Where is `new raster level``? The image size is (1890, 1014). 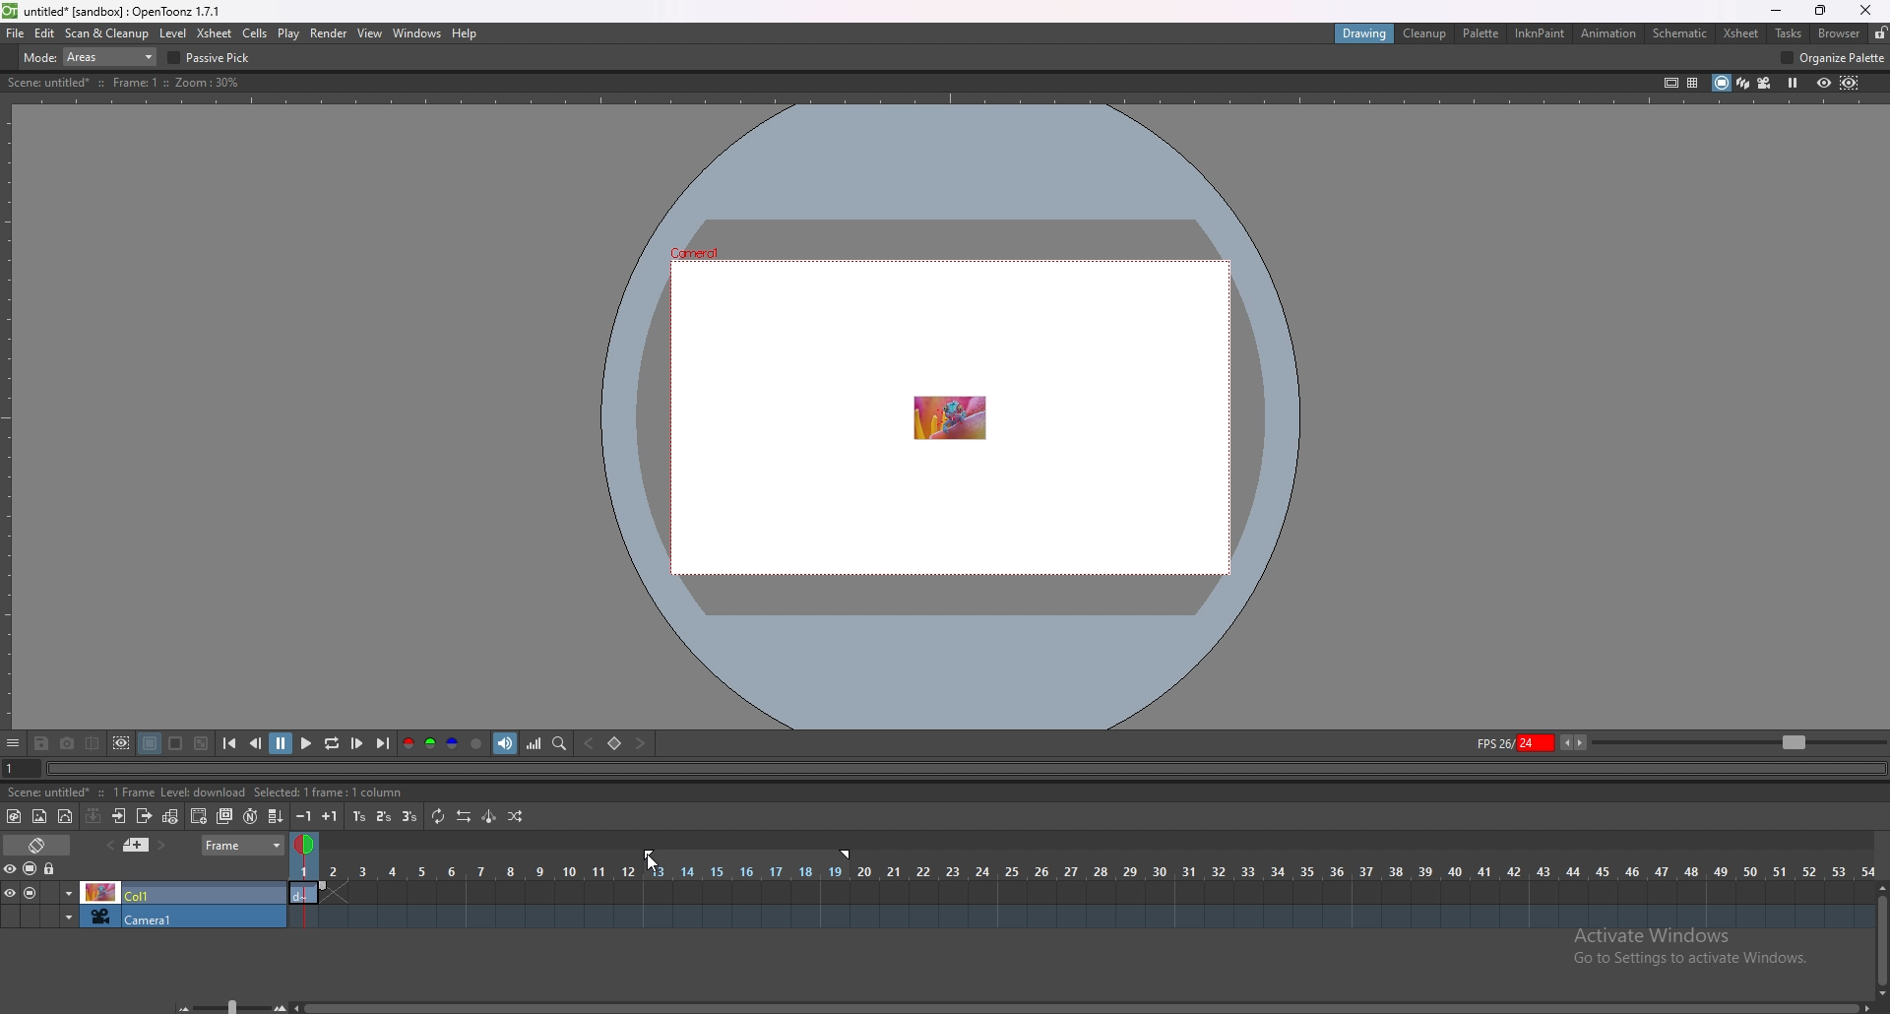
new raster level` is located at coordinates (39, 816).